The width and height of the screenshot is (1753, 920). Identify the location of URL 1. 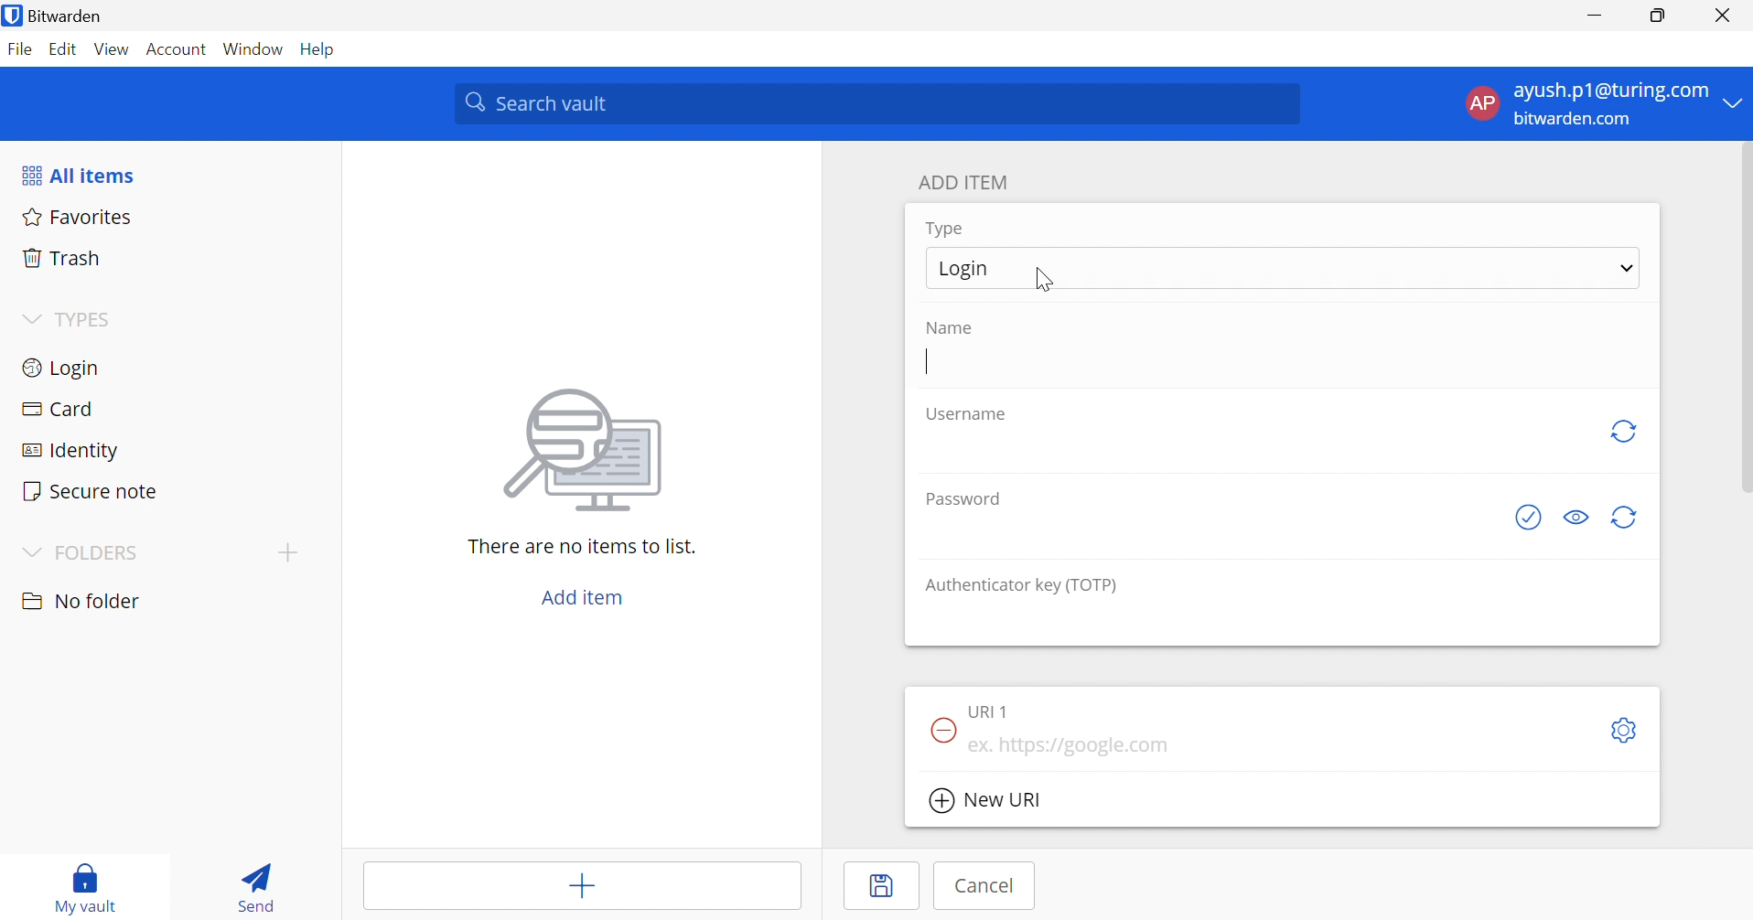
(995, 711).